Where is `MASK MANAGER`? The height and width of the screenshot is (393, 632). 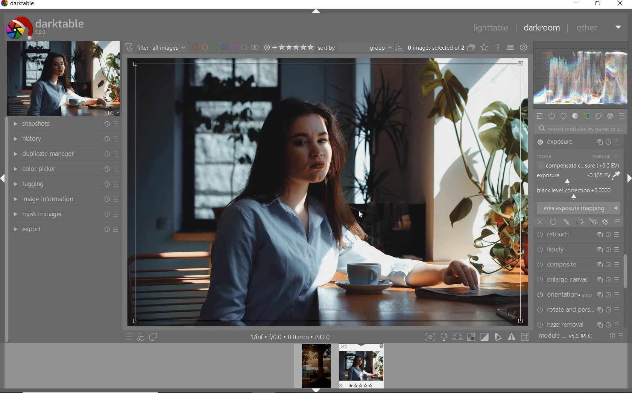
MASK MANAGER is located at coordinates (64, 214).